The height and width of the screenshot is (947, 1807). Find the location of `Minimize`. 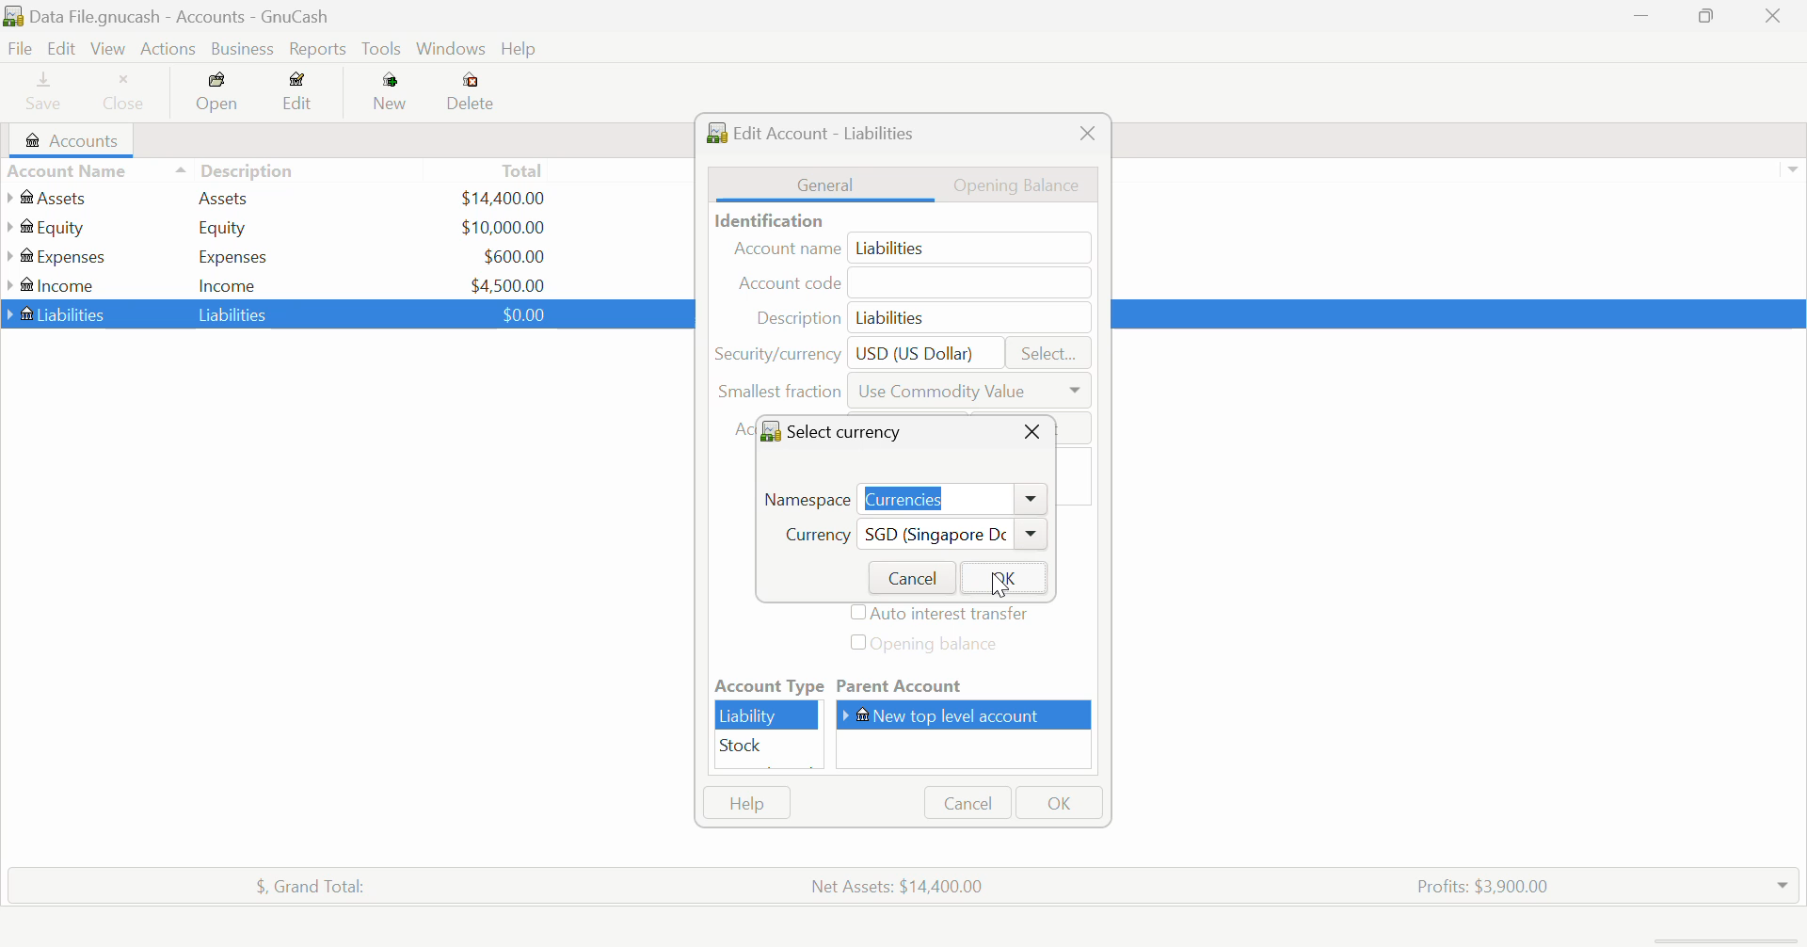

Minimize is located at coordinates (1709, 18).